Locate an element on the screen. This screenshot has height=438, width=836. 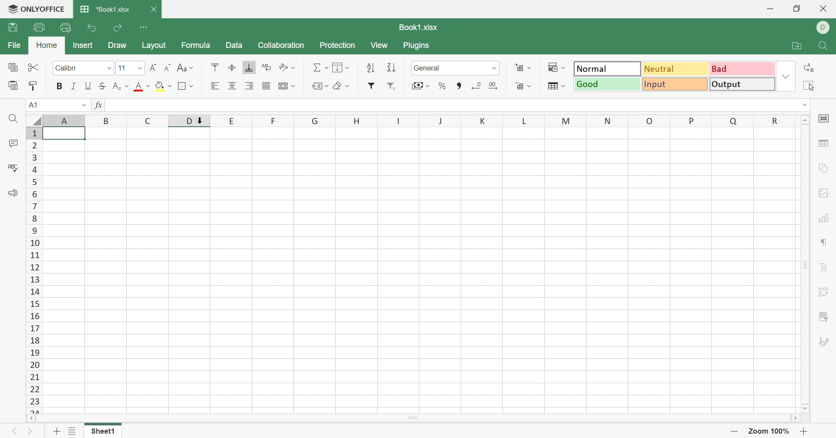
Normal is located at coordinates (606, 68).